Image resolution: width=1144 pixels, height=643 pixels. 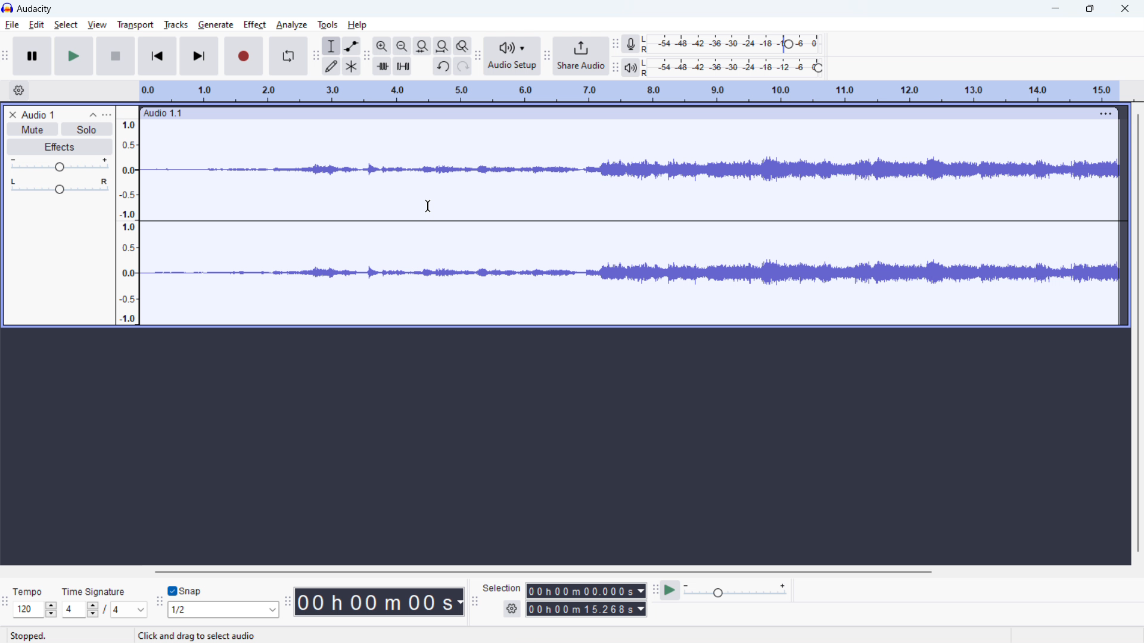 What do you see at coordinates (60, 146) in the screenshot?
I see `effects` at bounding box center [60, 146].